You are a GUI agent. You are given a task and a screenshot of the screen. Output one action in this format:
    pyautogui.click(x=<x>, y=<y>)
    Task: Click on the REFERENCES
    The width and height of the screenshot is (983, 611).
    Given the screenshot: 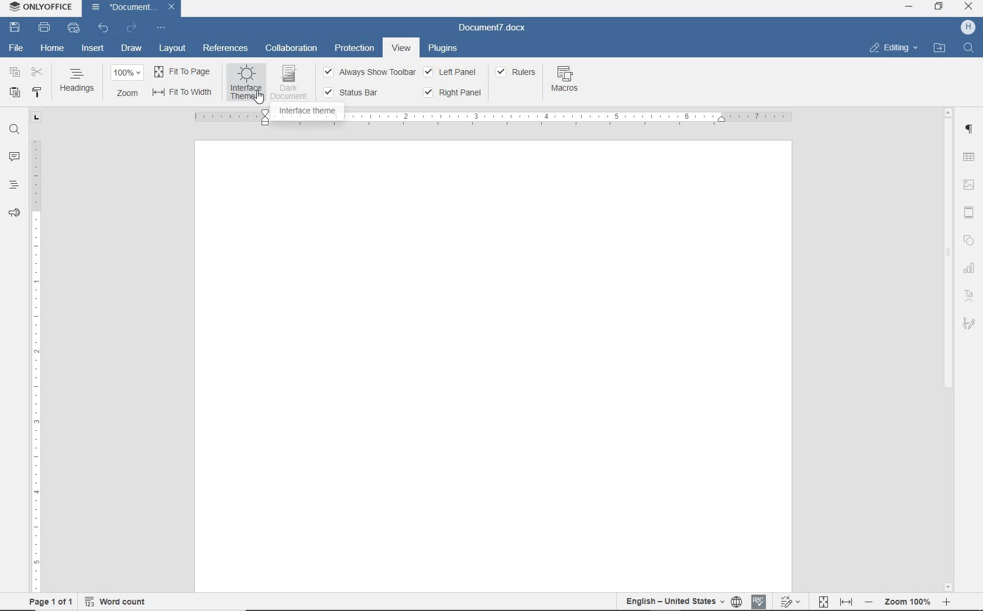 What is the action you would take?
    pyautogui.click(x=226, y=47)
    